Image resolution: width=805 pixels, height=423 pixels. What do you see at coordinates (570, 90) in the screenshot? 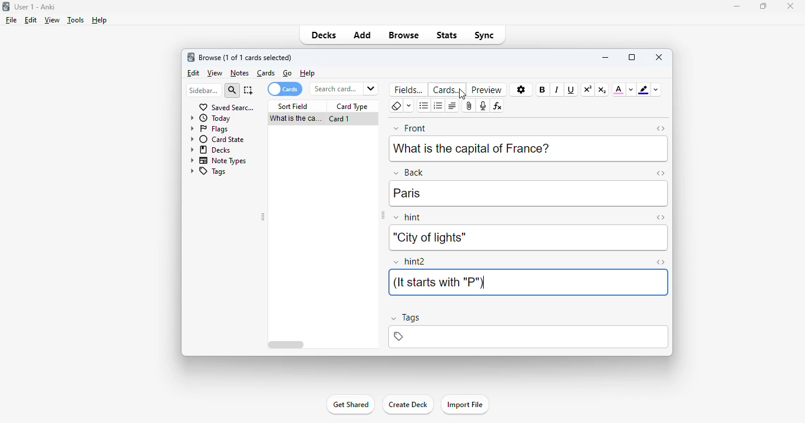
I see `underline` at bounding box center [570, 90].